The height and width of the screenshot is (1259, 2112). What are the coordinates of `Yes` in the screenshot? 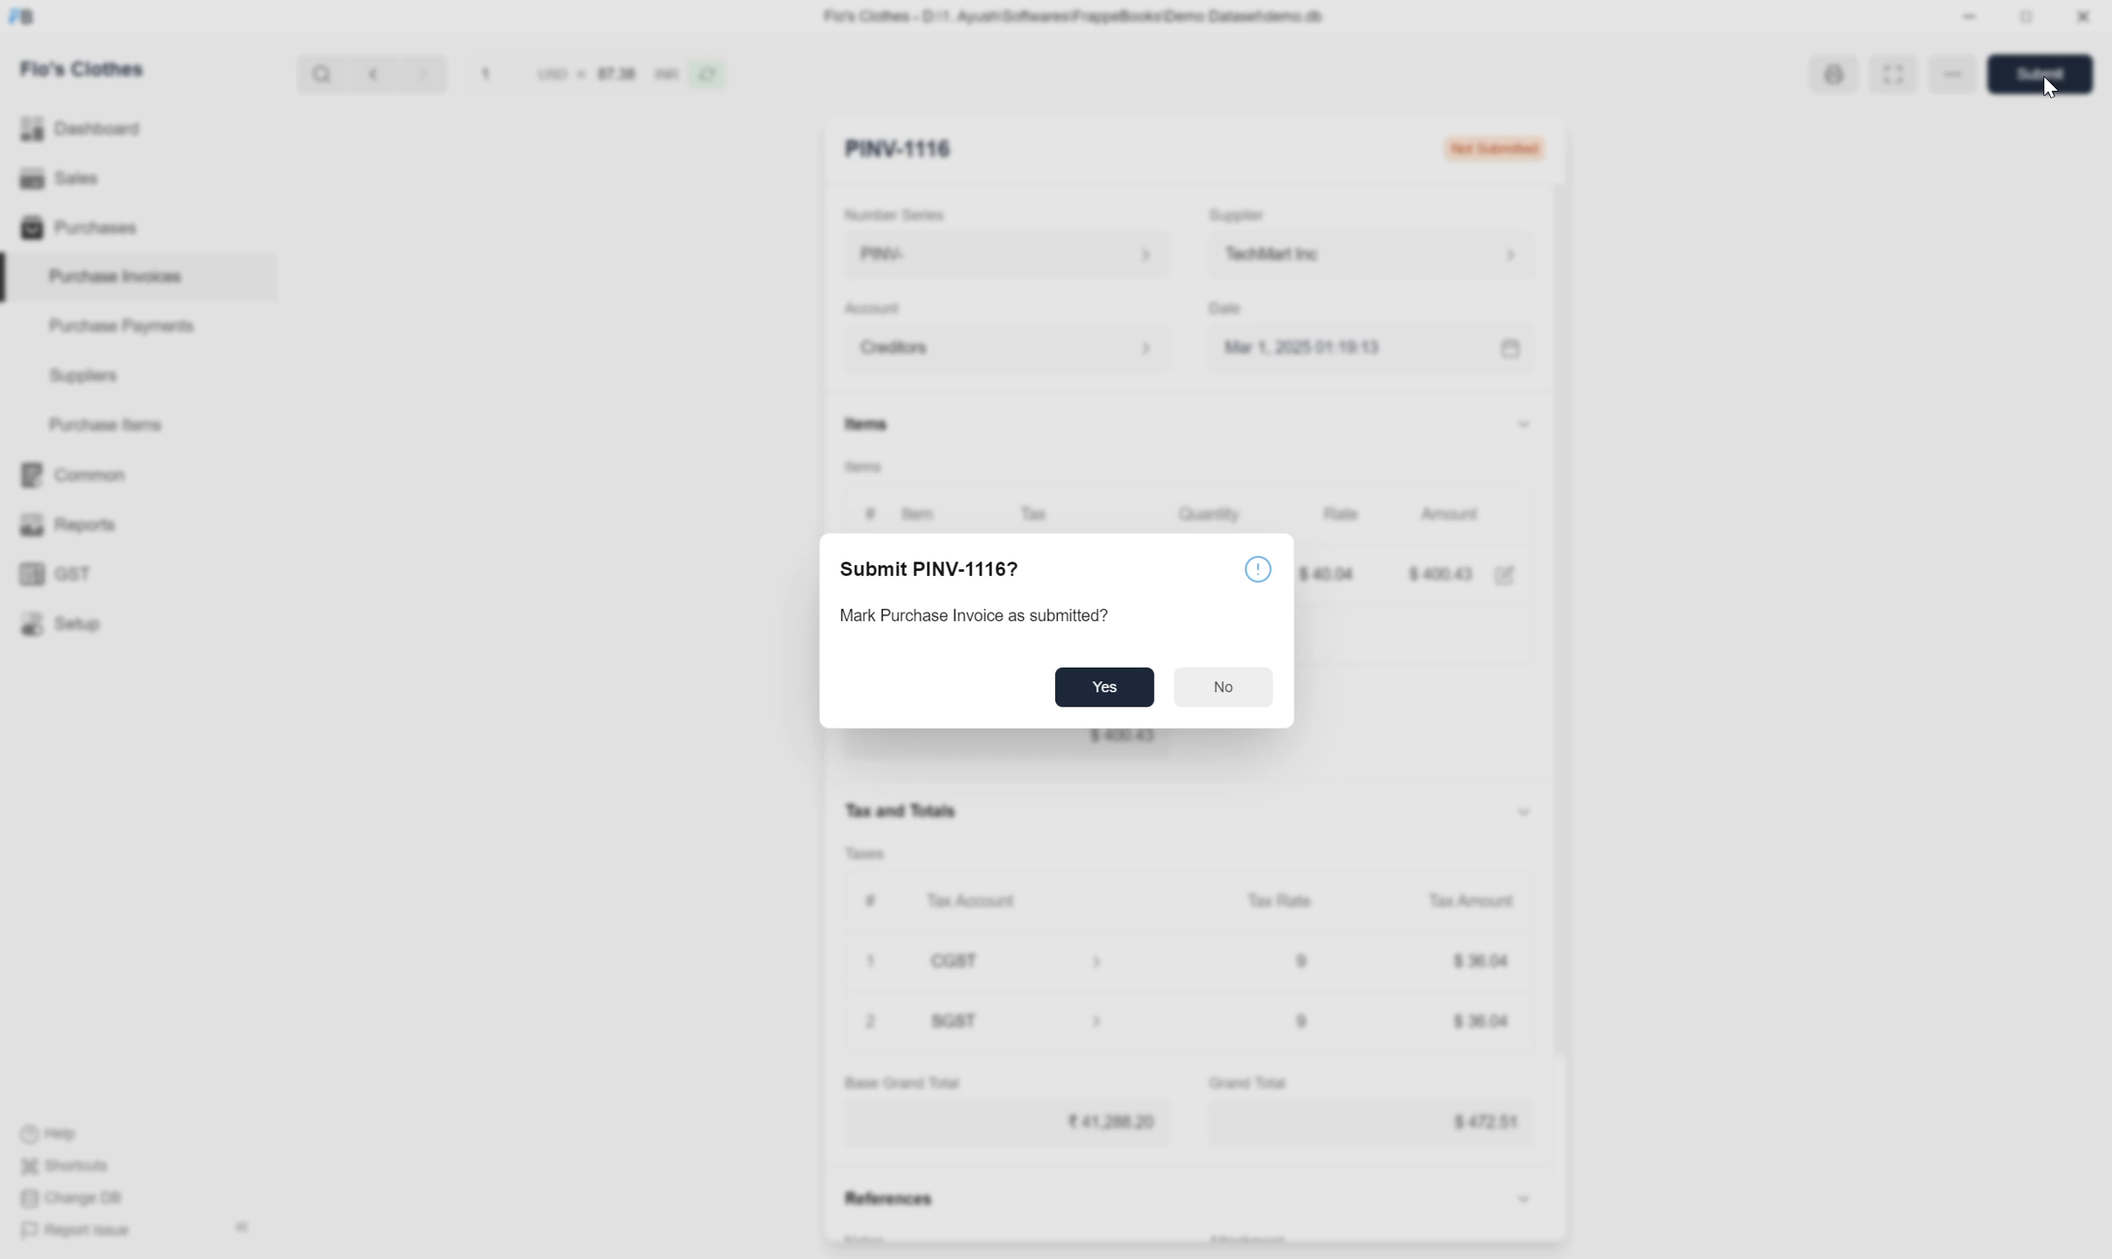 It's located at (1104, 688).